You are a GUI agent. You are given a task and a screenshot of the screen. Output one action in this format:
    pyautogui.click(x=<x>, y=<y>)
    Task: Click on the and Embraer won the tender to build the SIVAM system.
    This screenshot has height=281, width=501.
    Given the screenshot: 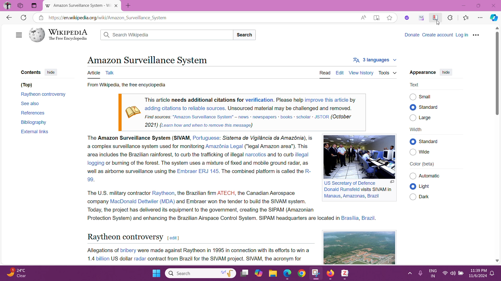 What is the action you would take?
    pyautogui.click(x=242, y=201)
    